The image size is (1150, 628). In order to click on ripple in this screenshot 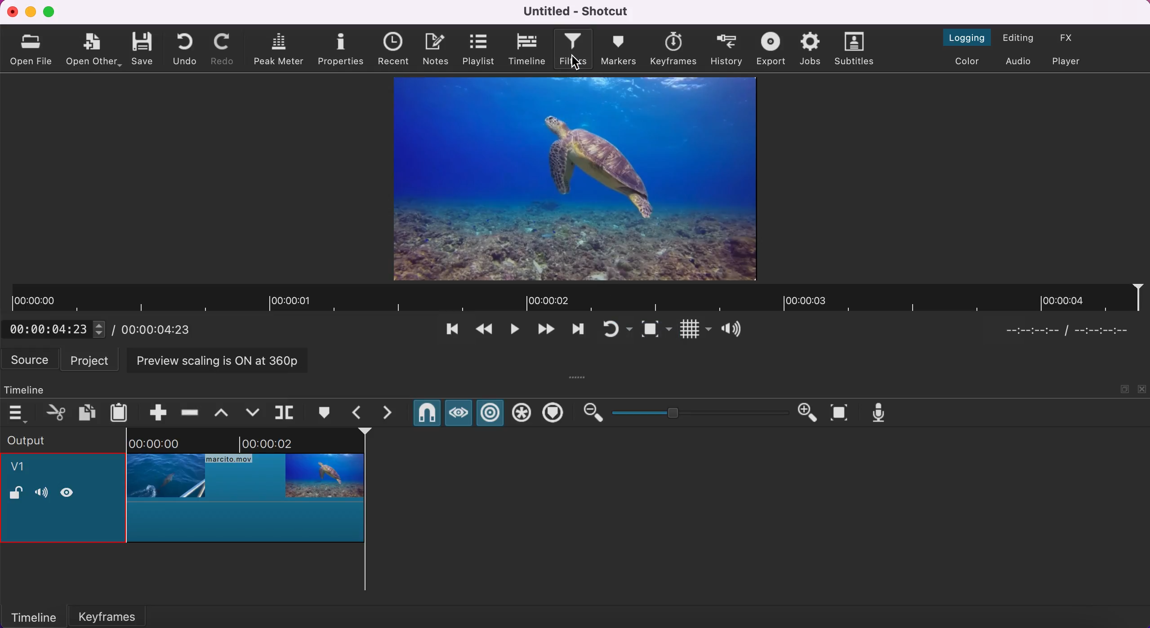, I will do `click(491, 414)`.